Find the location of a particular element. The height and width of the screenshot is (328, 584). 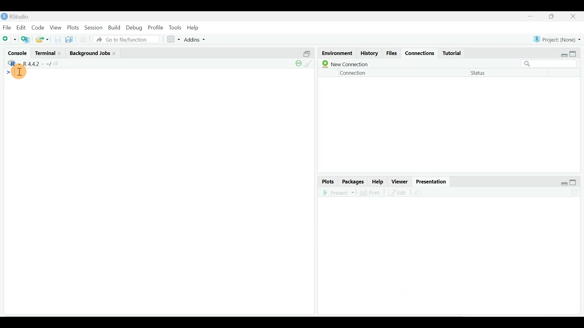

Print current file is located at coordinates (83, 40).